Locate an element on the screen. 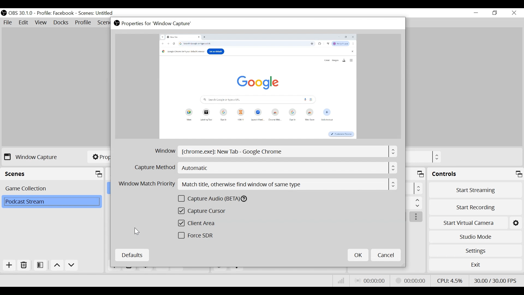  Start Streaming is located at coordinates (475, 190).